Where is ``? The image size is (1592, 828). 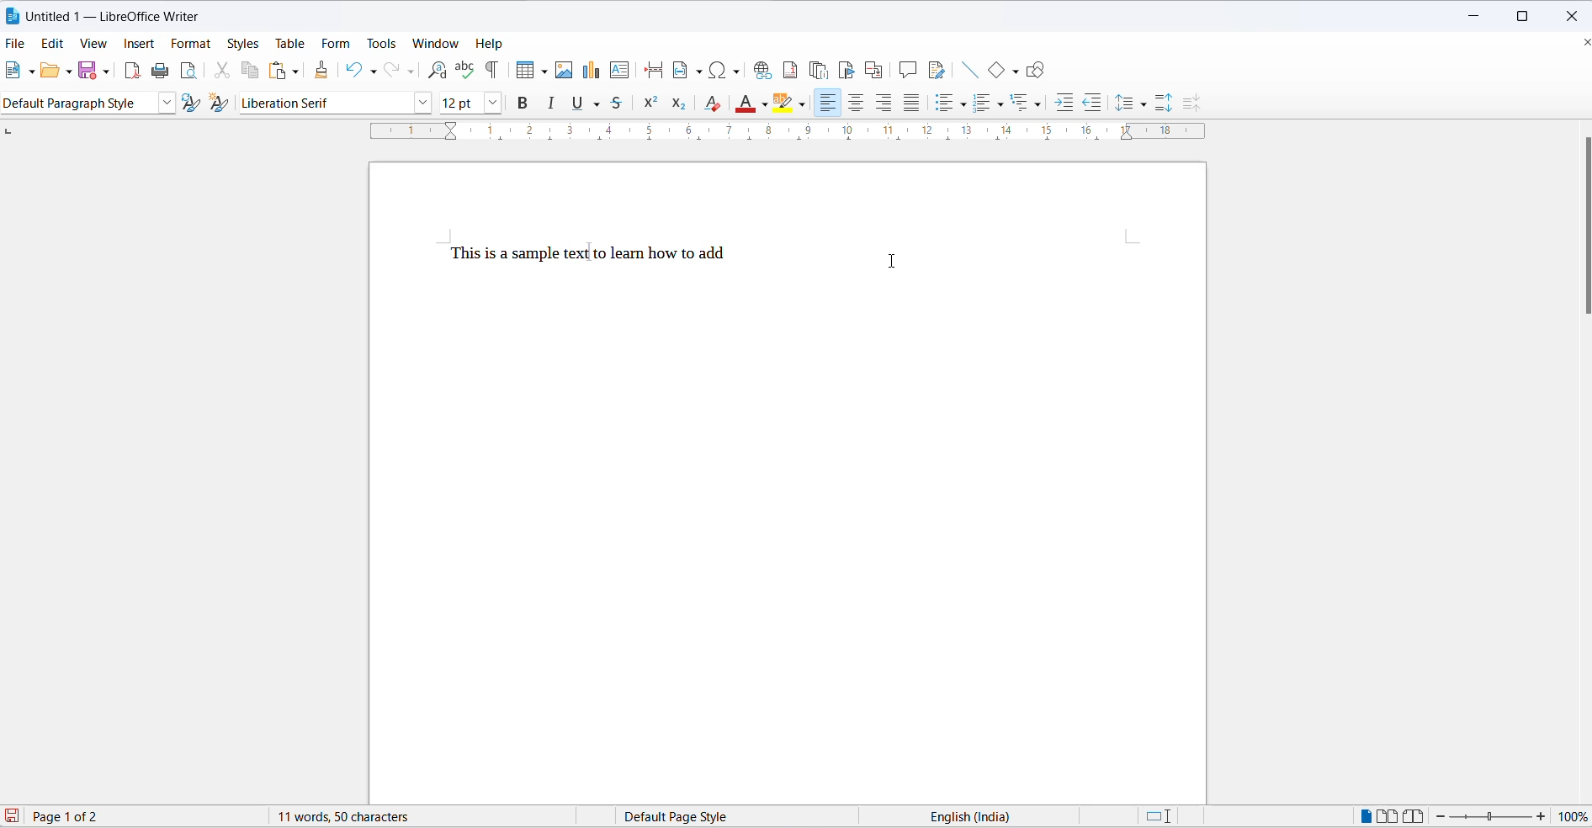
 is located at coordinates (990, 103).